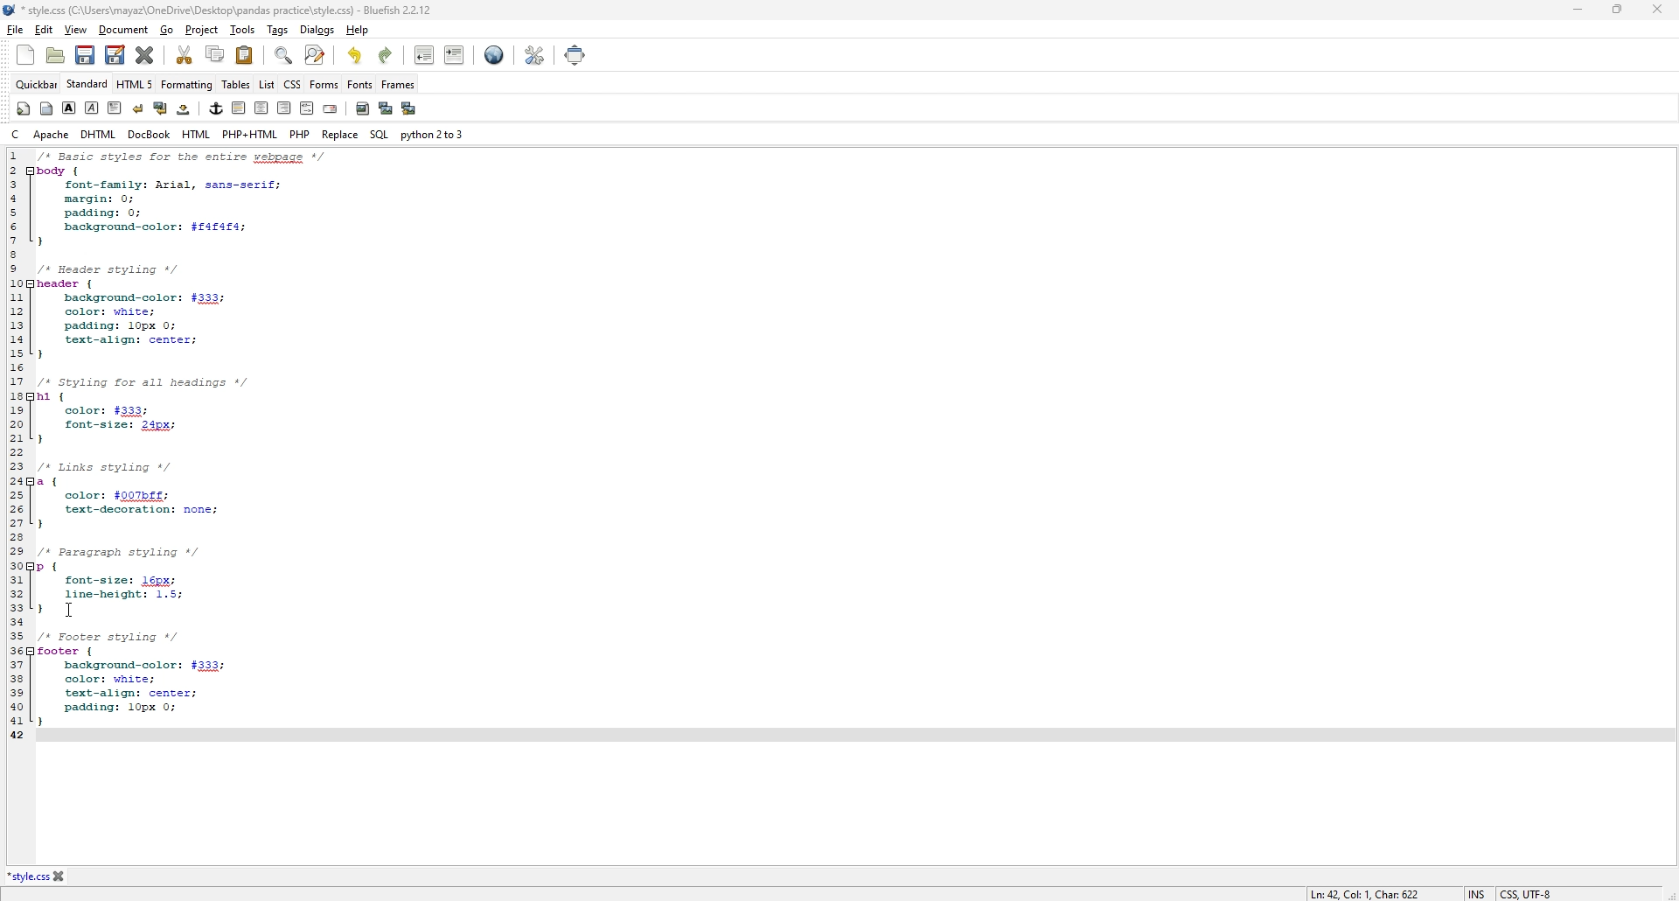 The image size is (1679, 901). Describe the element at coordinates (100, 135) in the screenshot. I see `dhtml` at that location.